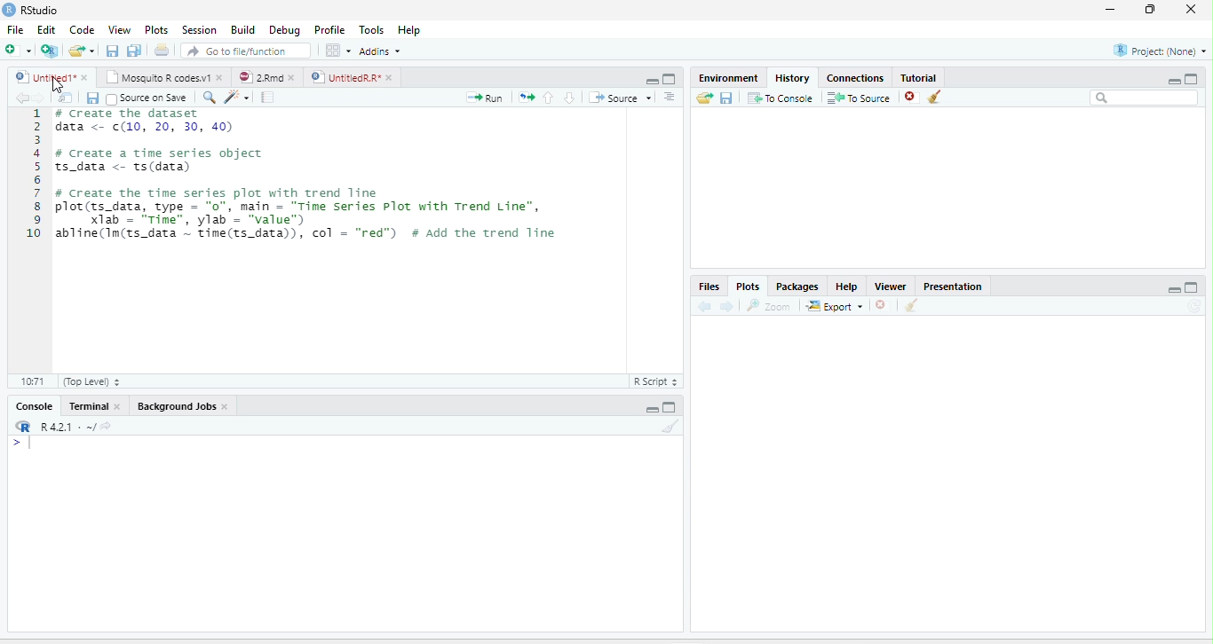  What do you see at coordinates (935, 97) in the screenshot?
I see `Clear all history entries` at bounding box center [935, 97].